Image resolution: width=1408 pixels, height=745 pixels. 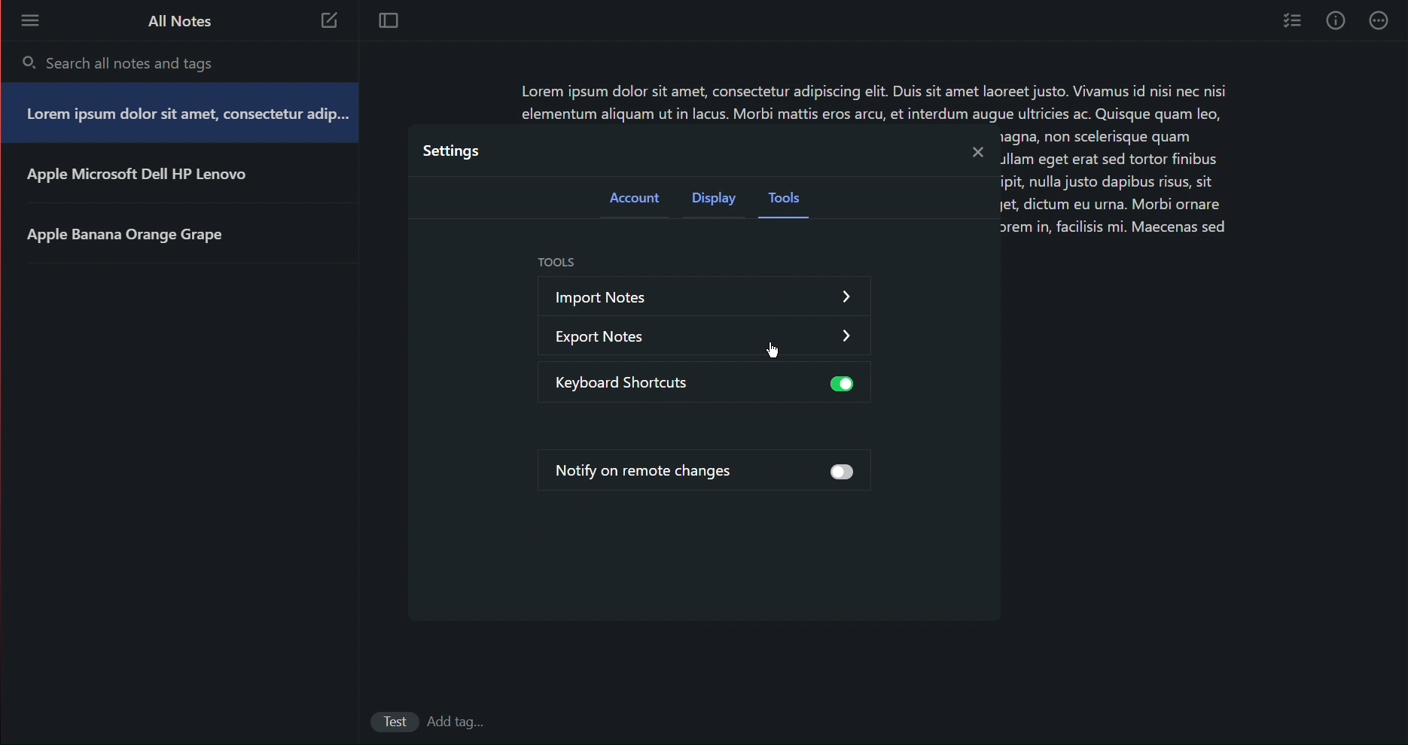 What do you see at coordinates (837, 385) in the screenshot?
I see `button` at bounding box center [837, 385].